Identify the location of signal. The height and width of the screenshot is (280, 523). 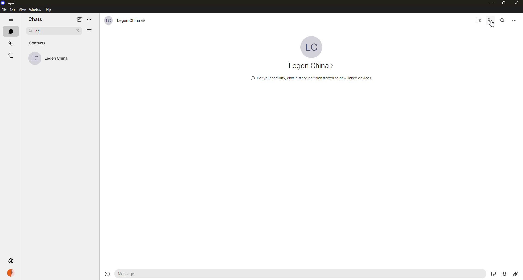
(11, 3).